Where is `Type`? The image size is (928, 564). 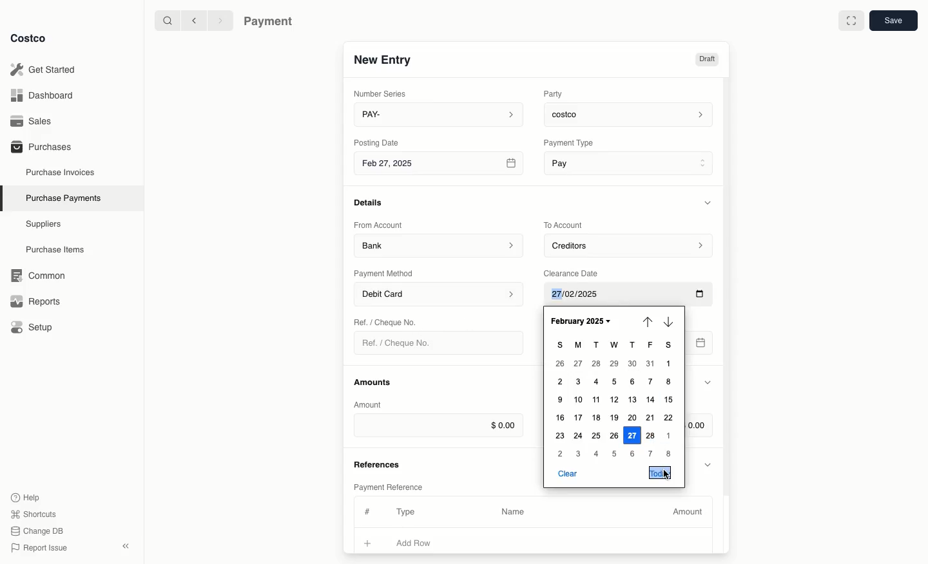
Type is located at coordinates (409, 512).